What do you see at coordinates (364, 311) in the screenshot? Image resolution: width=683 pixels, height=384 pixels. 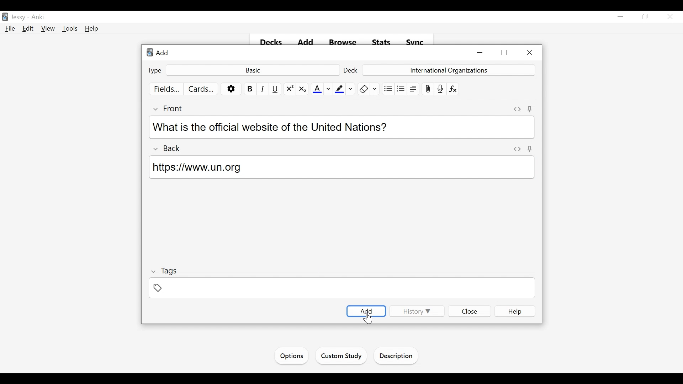 I see `Add` at bounding box center [364, 311].